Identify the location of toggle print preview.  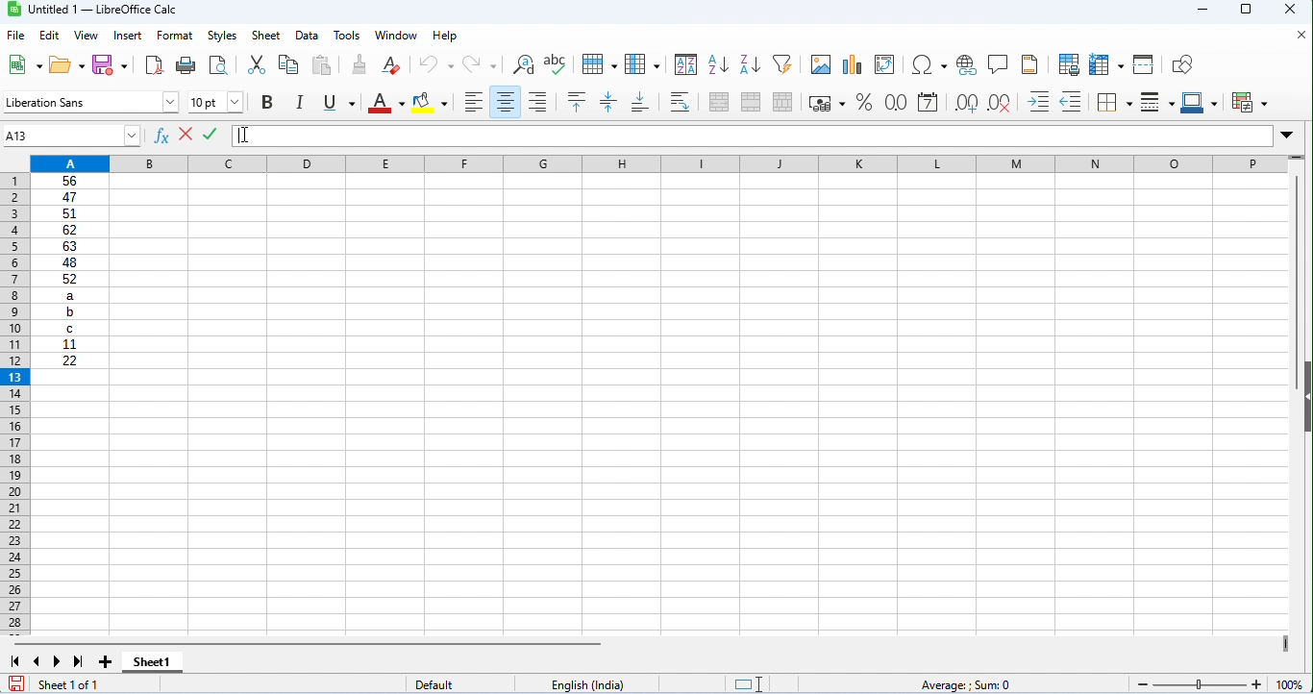
(218, 64).